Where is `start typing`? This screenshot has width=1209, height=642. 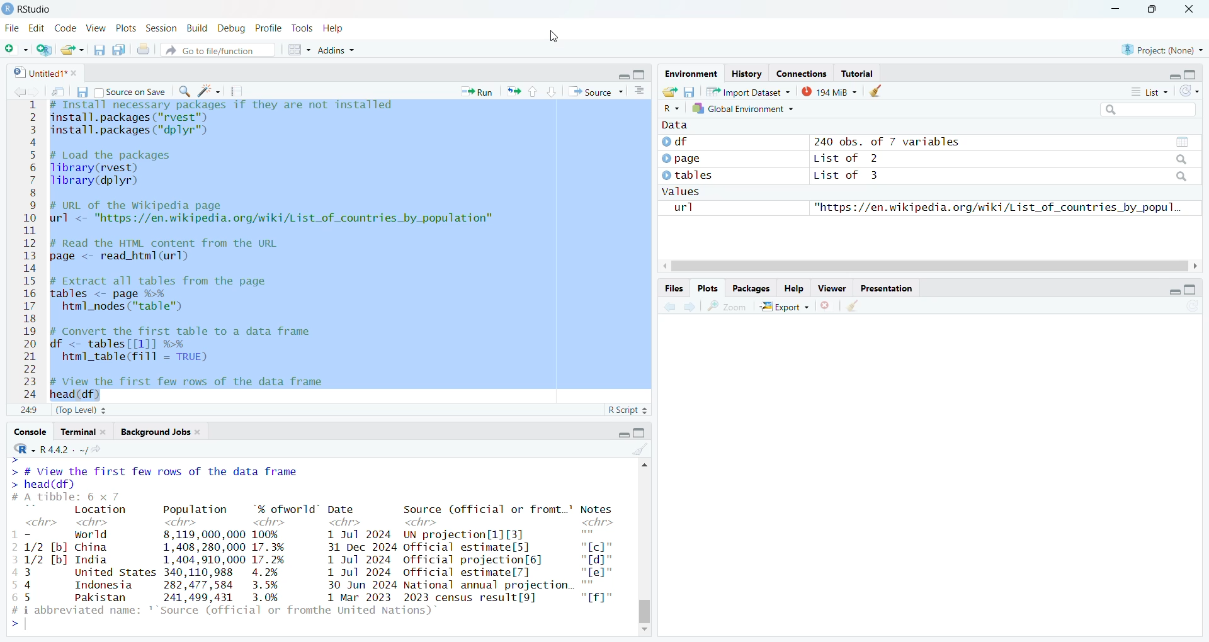
start typing is located at coordinates (17, 626).